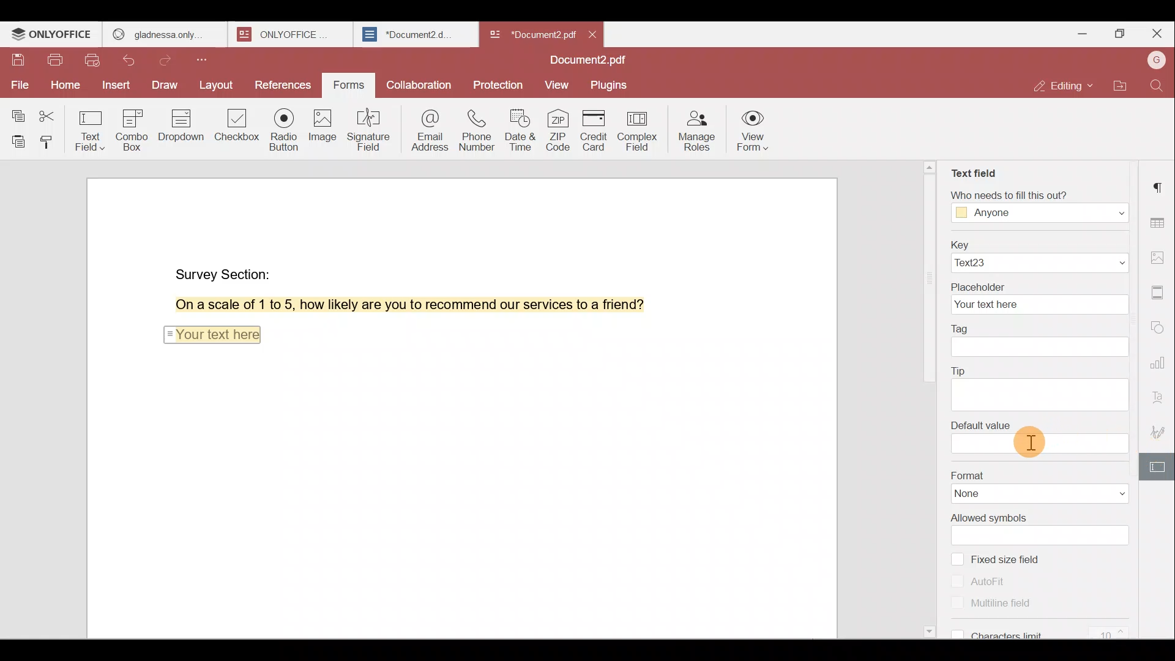  I want to click on Table settings, so click(1159, 220).